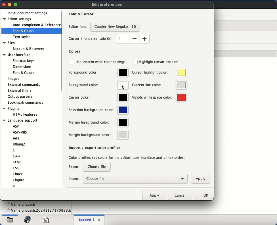 Image resolution: width=277 pixels, height=225 pixels. What do you see at coordinates (99, 73) in the screenshot?
I see `foreground color` at bounding box center [99, 73].